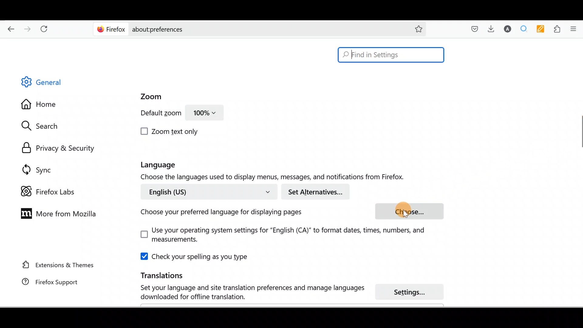  Describe the element at coordinates (156, 114) in the screenshot. I see `Default zoom` at that location.